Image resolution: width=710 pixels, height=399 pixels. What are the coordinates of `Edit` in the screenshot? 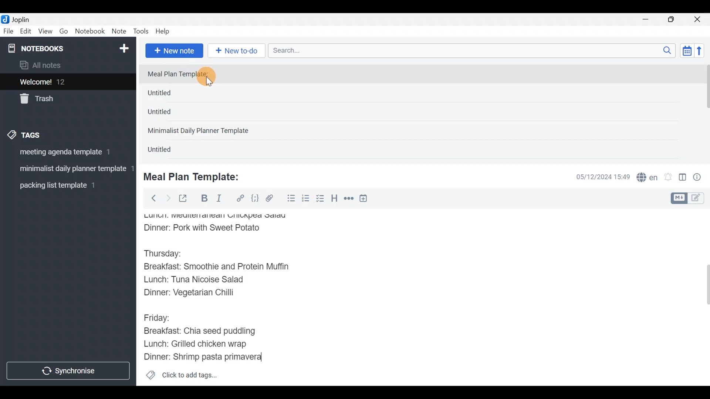 It's located at (26, 33).